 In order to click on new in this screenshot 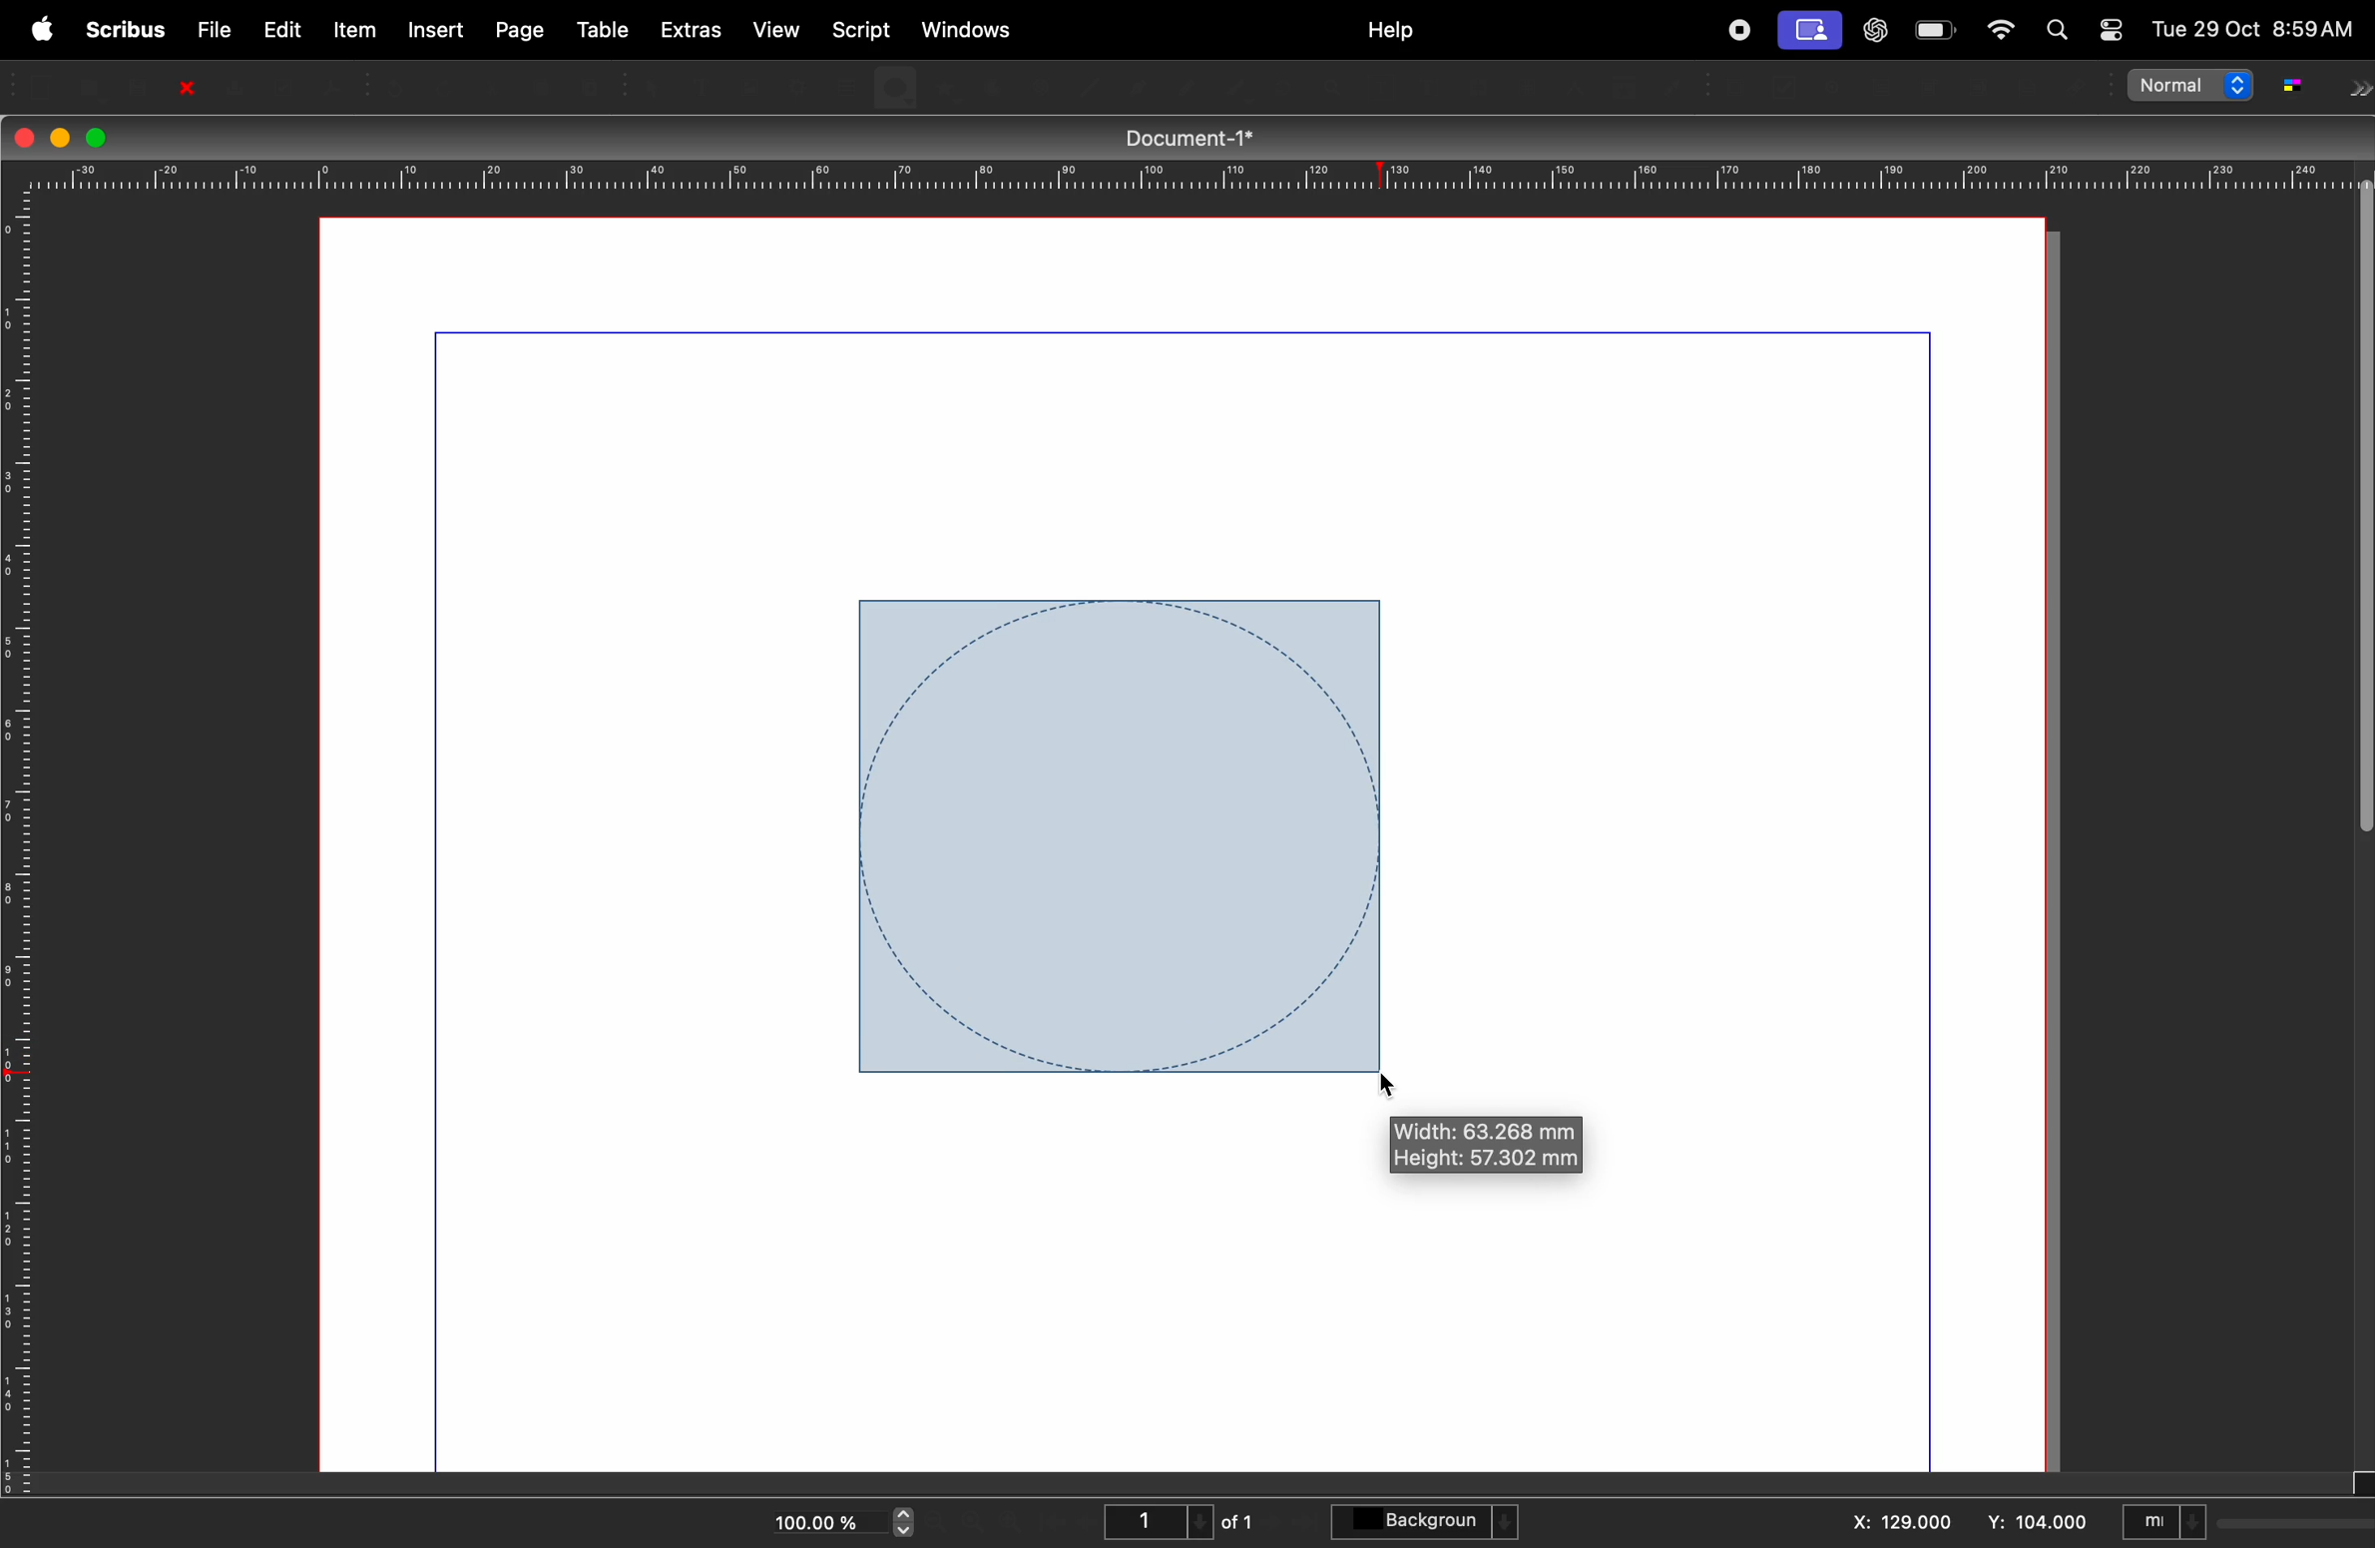, I will do `click(44, 84)`.